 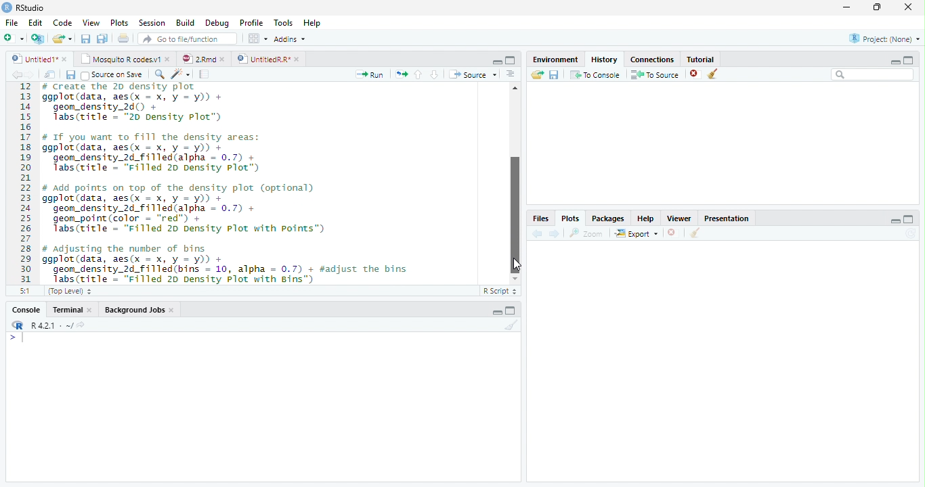 What do you see at coordinates (473, 74) in the screenshot?
I see `Source` at bounding box center [473, 74].